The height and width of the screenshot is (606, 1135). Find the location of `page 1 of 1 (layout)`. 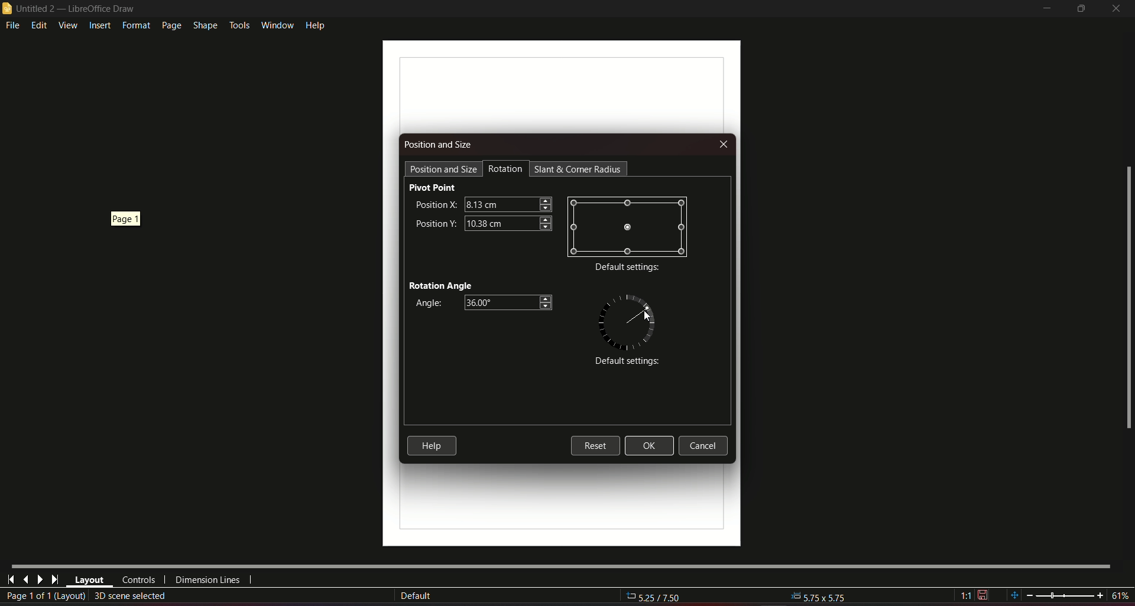

page 1 of 1 (layout) is located at coordinates (45, 597).